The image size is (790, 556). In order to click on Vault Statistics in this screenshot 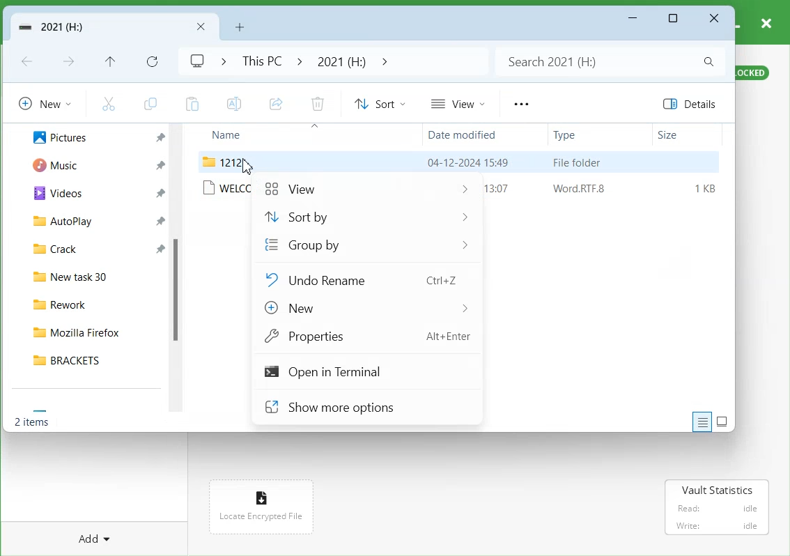, I will do `click(718, 490)`.